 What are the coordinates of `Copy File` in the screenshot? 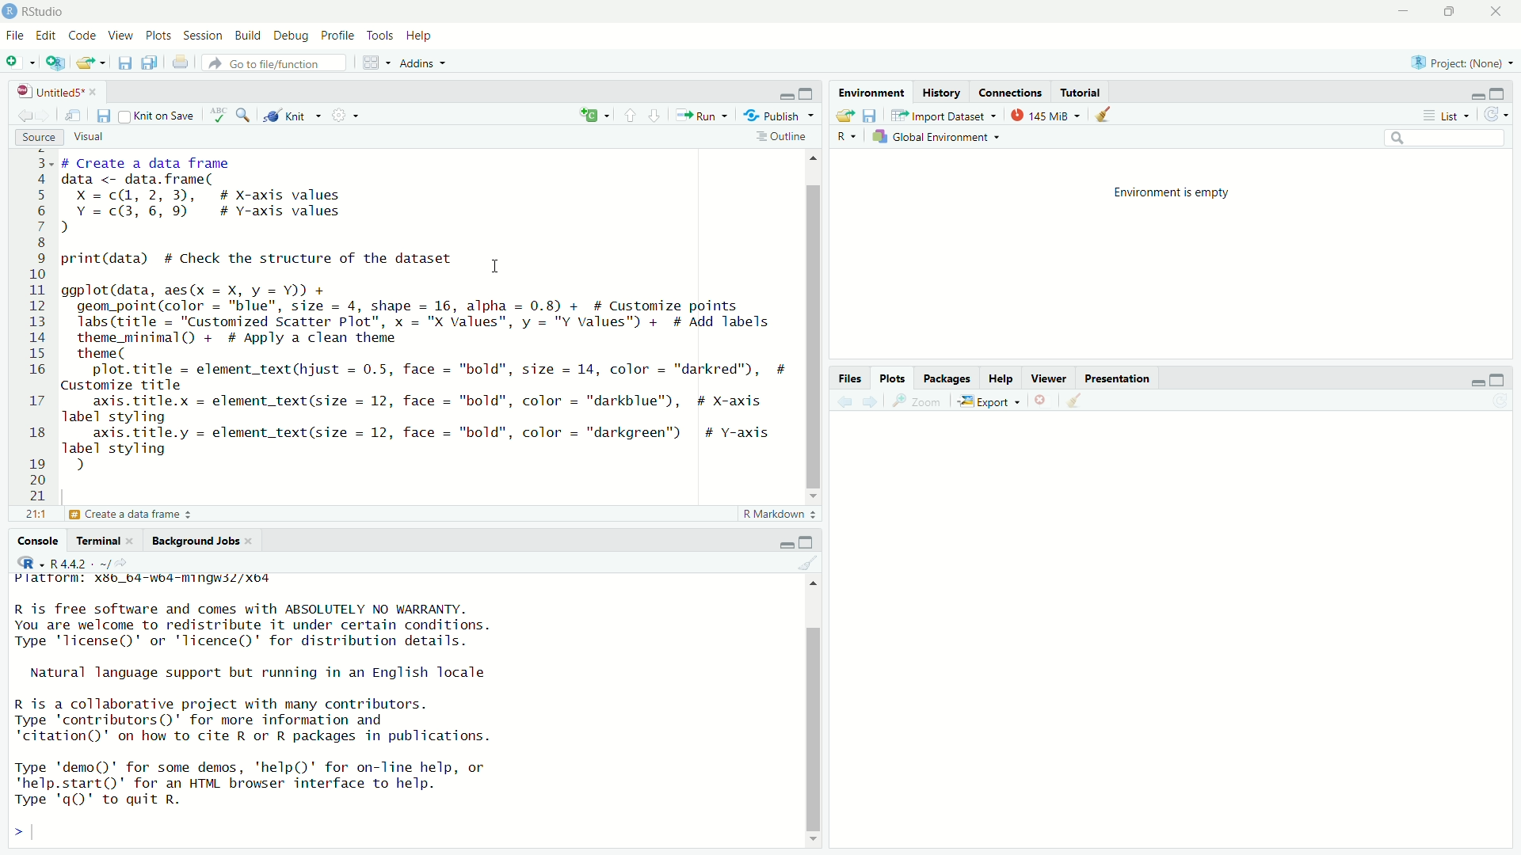 It's located at (595, 117).